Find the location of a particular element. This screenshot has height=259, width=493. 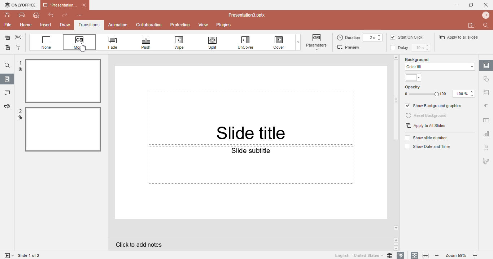

arrow up is located at coordinates (396, 57).